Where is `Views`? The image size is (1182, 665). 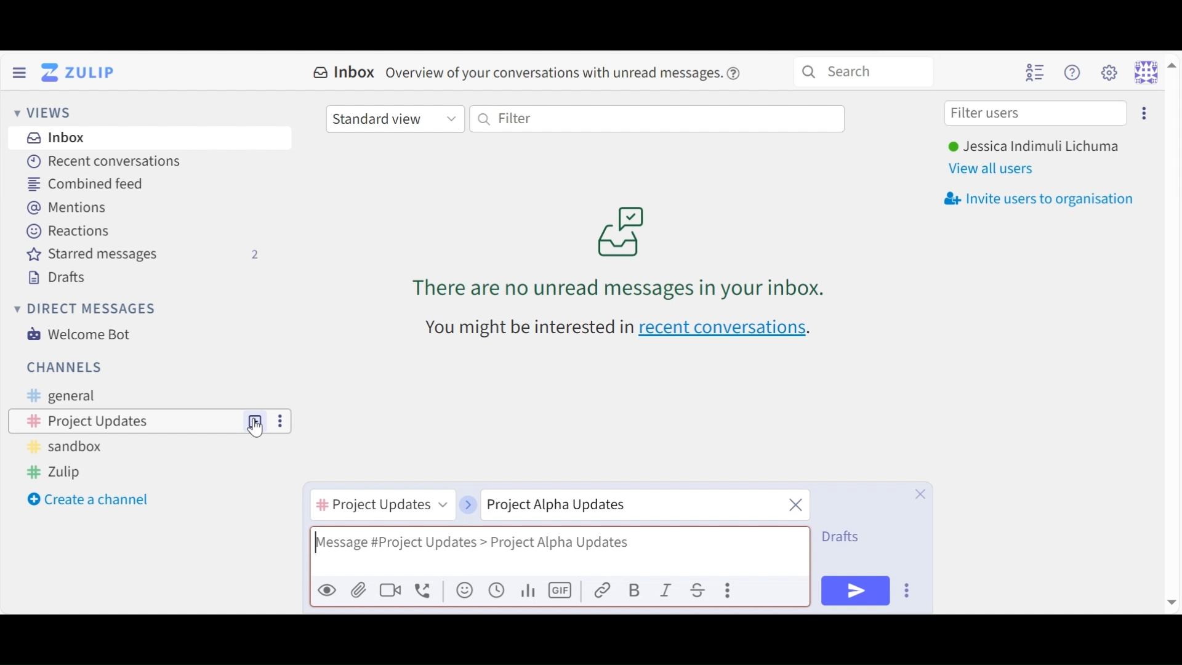
Views is located at coordinates (47, 113).